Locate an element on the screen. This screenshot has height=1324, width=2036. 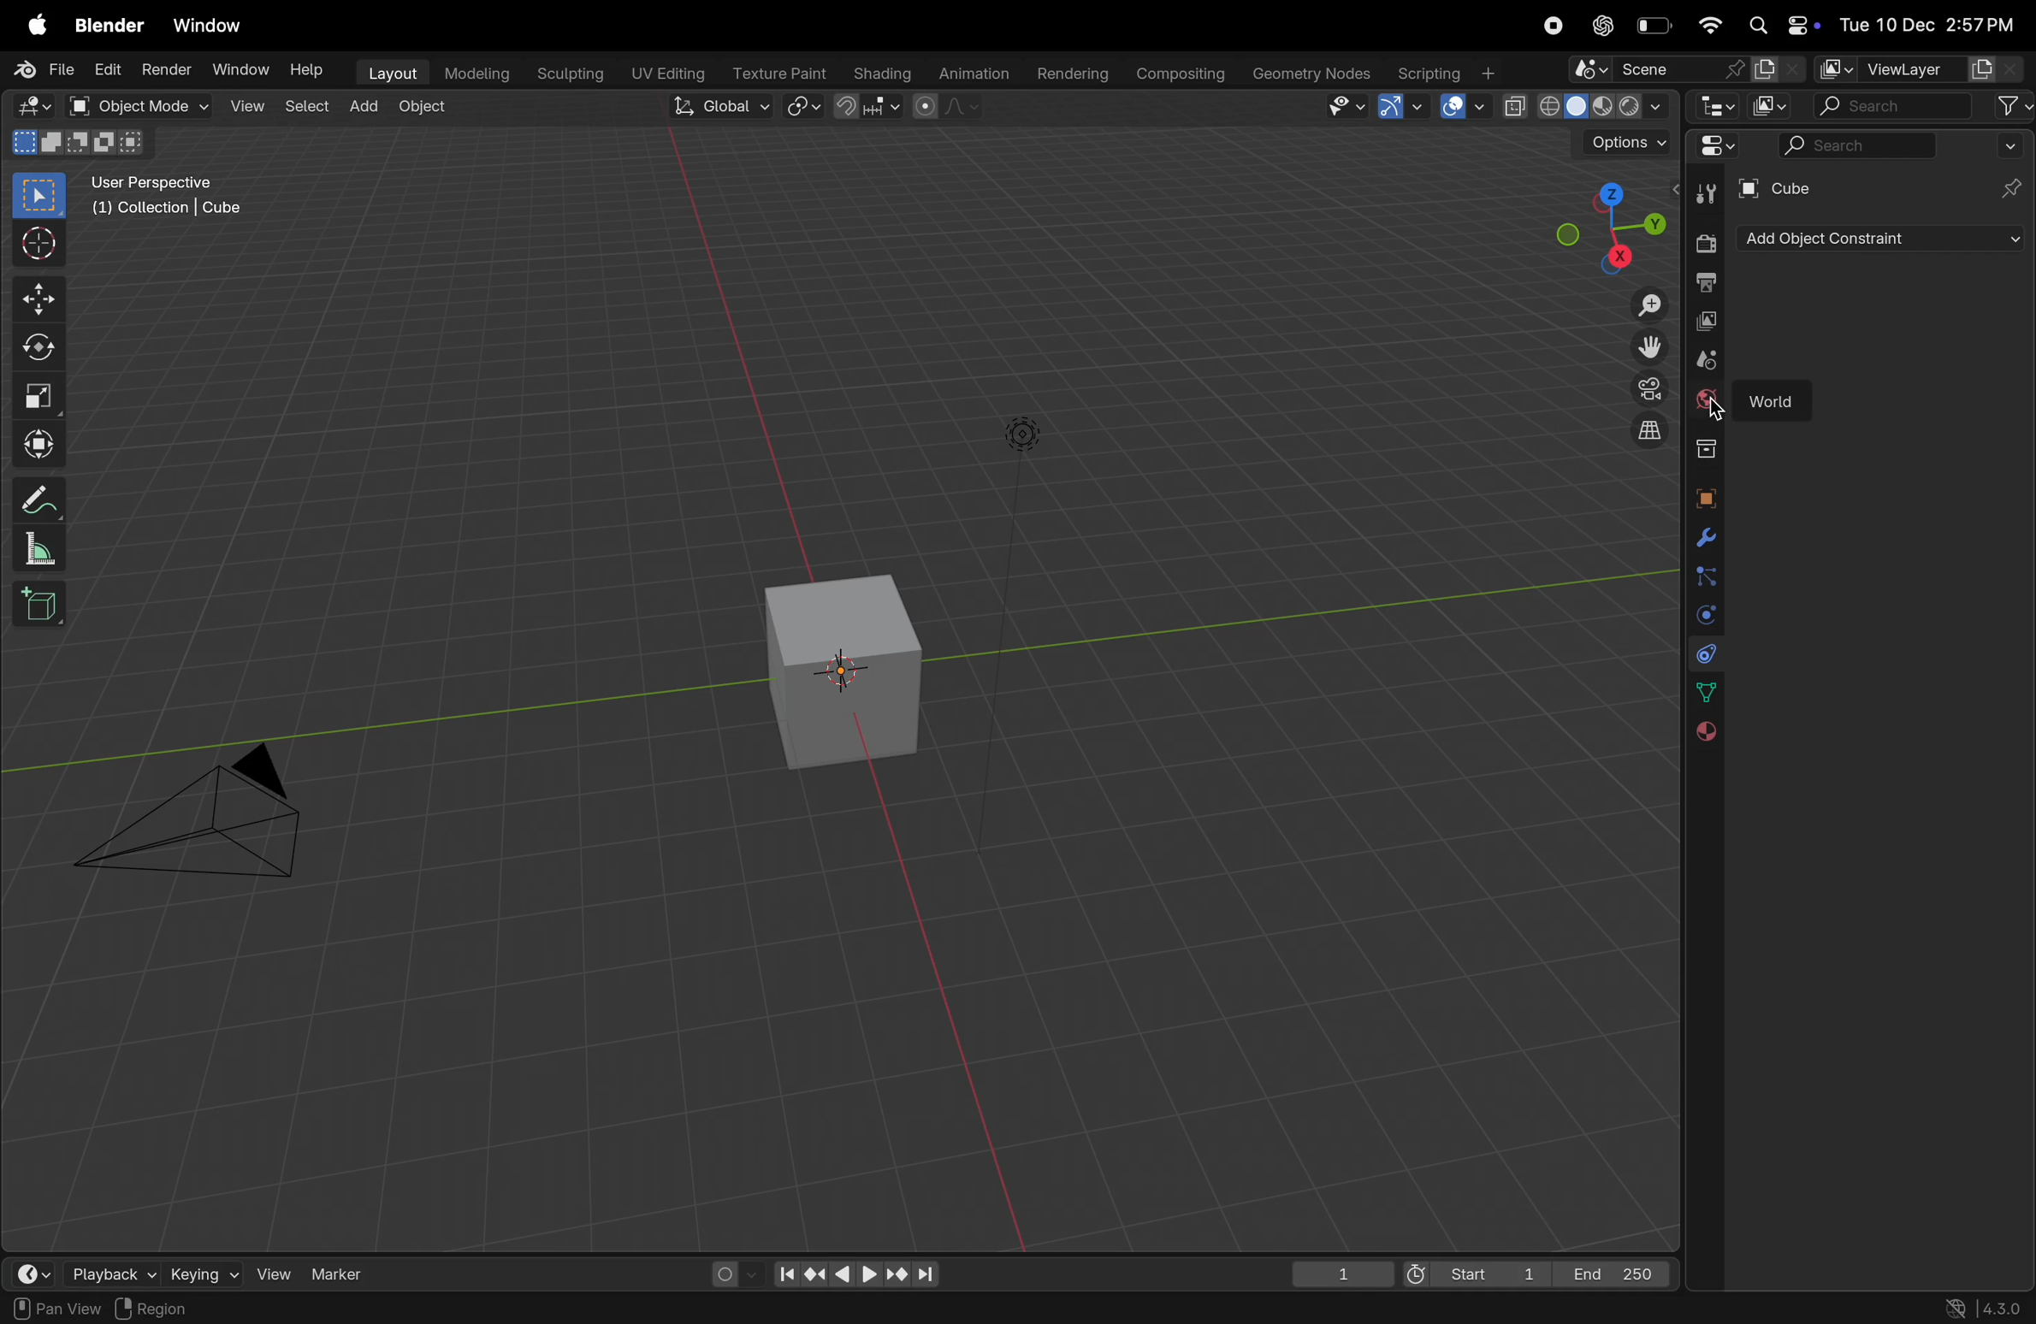
selective is located at coordinates (40, 195).